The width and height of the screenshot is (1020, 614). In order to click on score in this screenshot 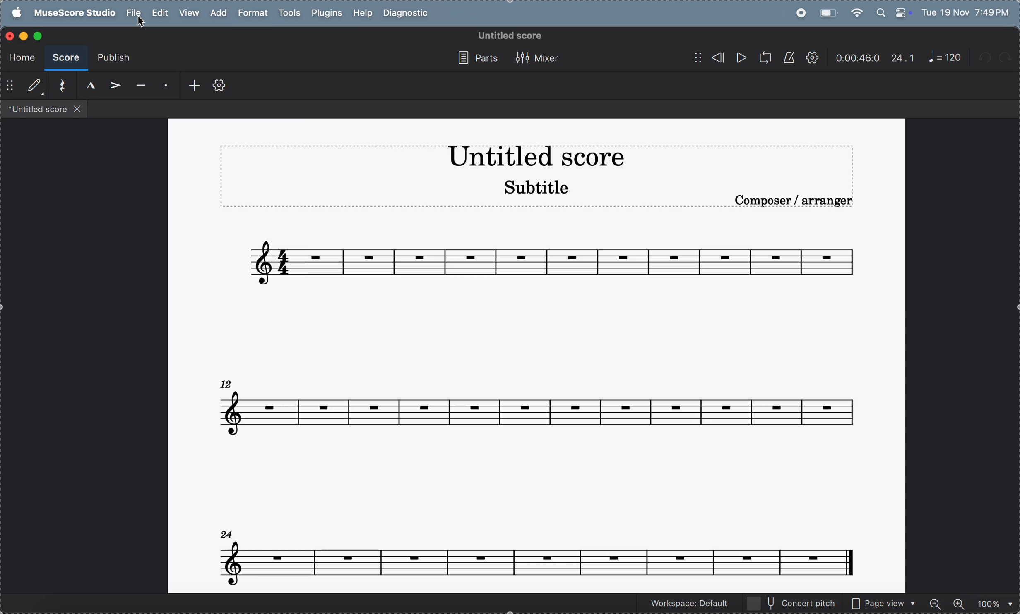, I will do `click(65, 58)`.